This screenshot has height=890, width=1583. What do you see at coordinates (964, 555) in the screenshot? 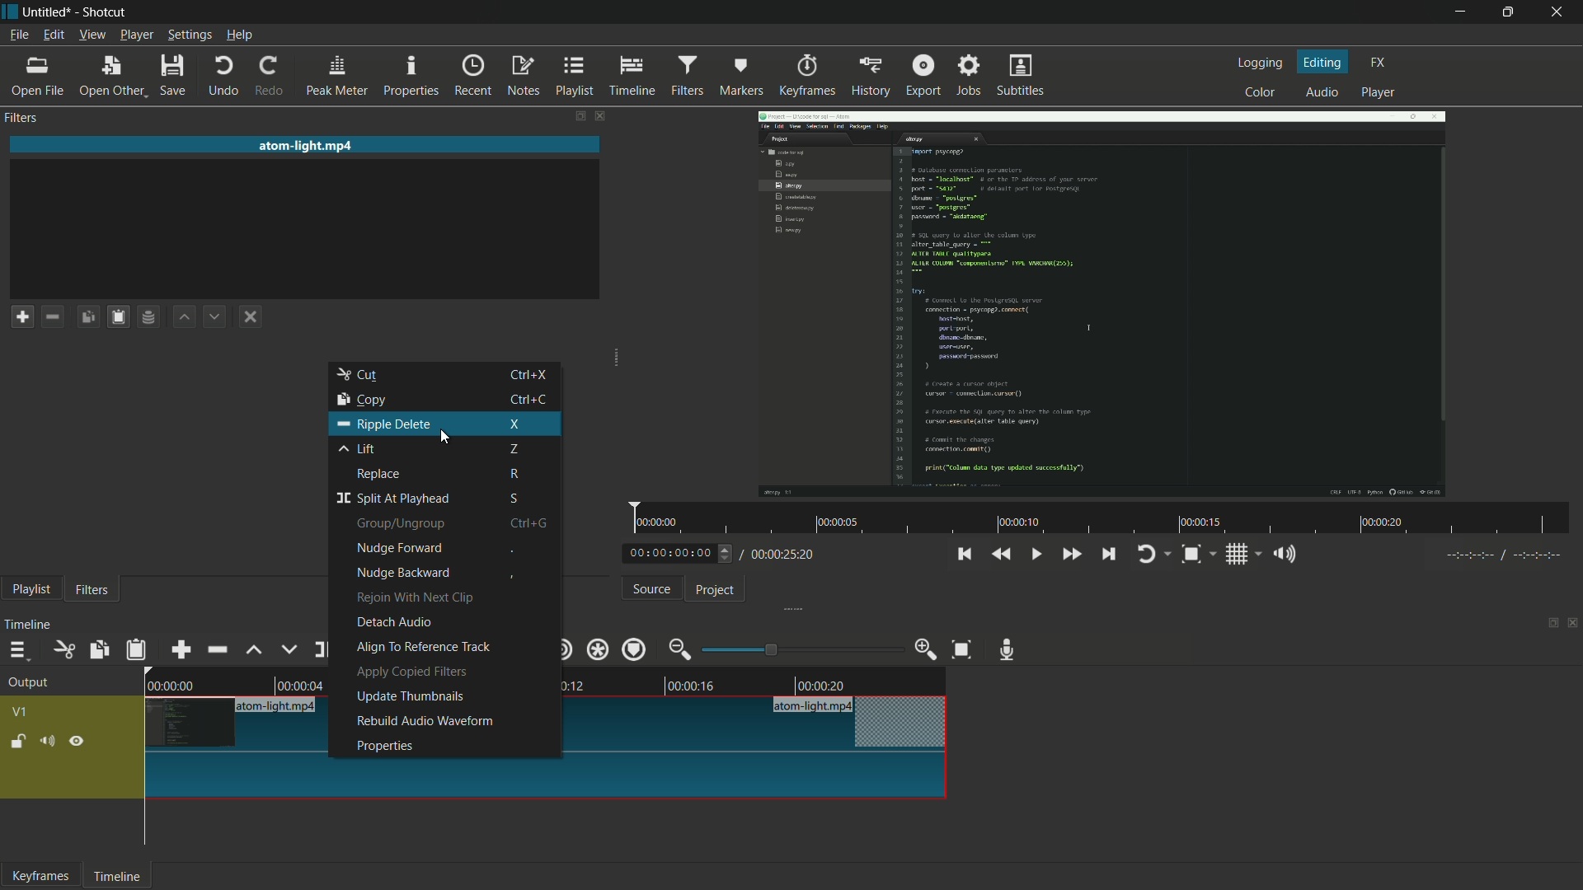
I see `skip to the previous point` at bounding box center [964, 555].